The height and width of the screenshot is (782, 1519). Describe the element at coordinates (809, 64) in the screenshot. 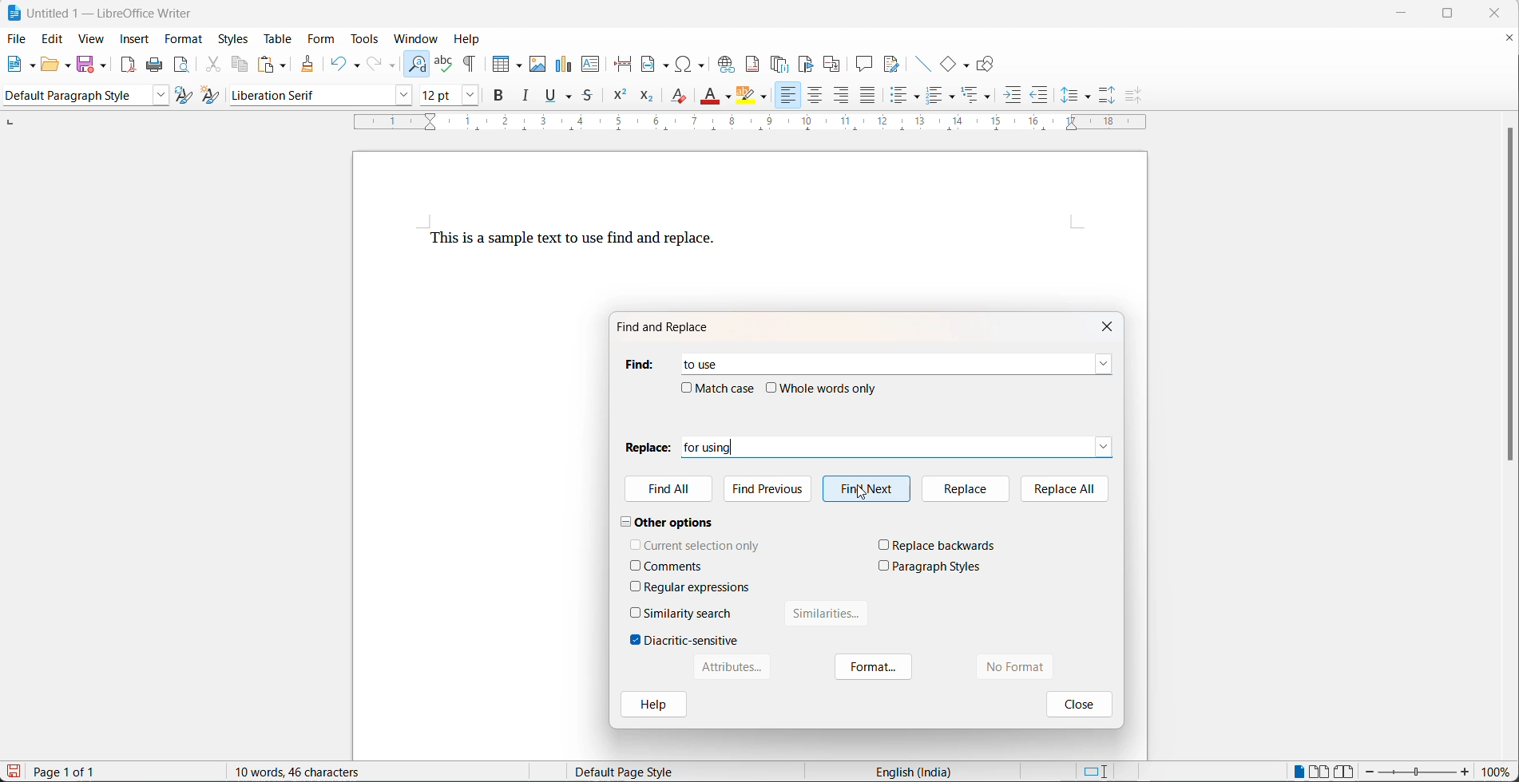

I see `insert bookmark` at that location.